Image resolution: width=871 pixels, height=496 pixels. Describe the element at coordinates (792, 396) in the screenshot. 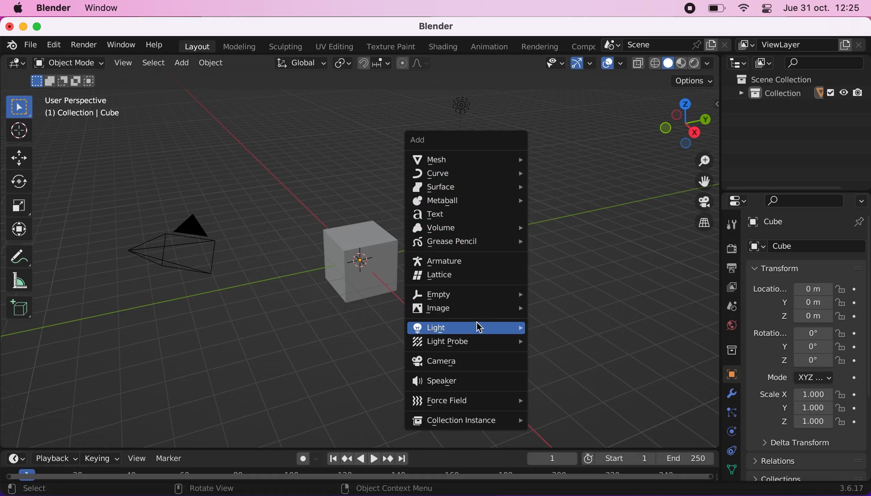

I see `scale x 1.000` at that location.